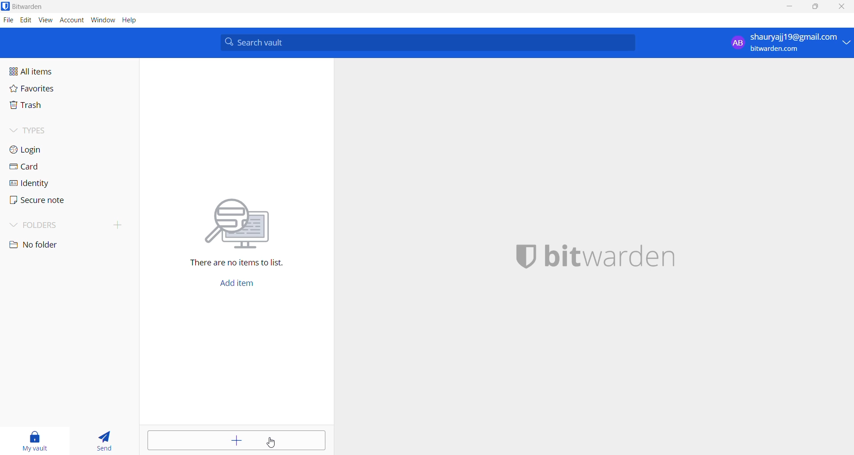 This screenshot has height=455, width=854. Describe the element at coordinates (791, 7) in the screenshot. I see `minimize` at that location.